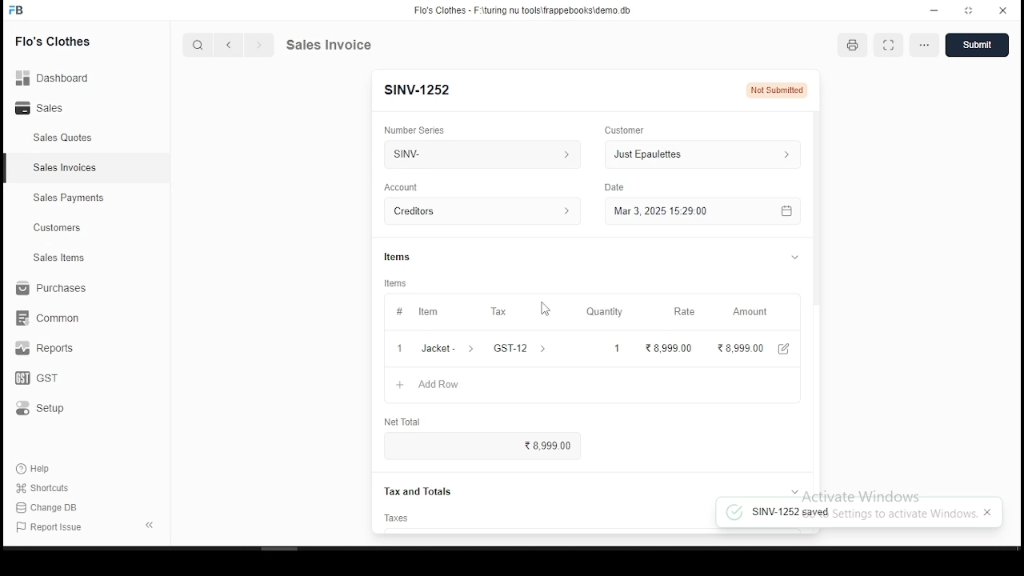  What do you see at coordinates (409, 253) in the screenshot?
I see `items` at bounding box center [409, 253].